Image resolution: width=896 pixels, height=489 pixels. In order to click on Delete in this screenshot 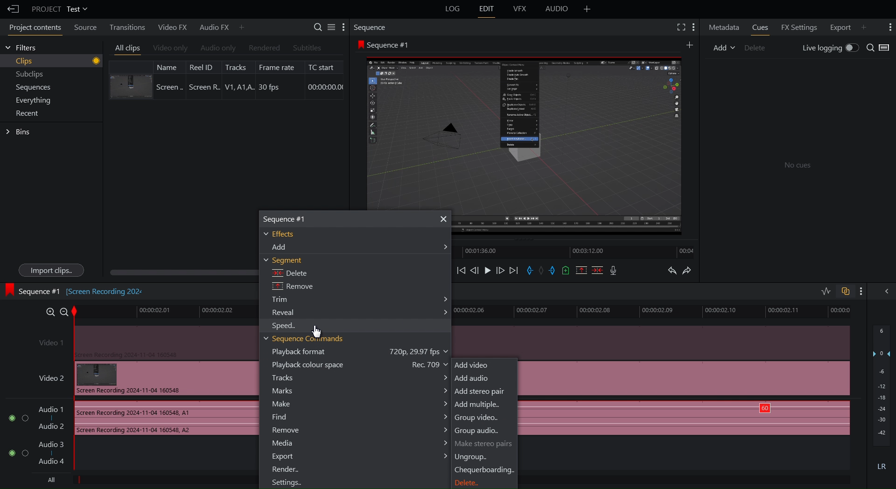, I will do `click(759, 47)`.